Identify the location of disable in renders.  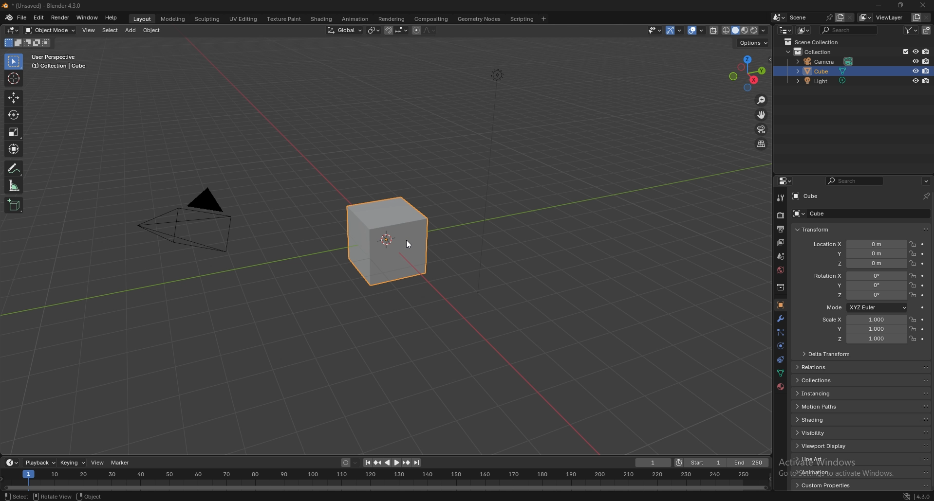
(926, 60).